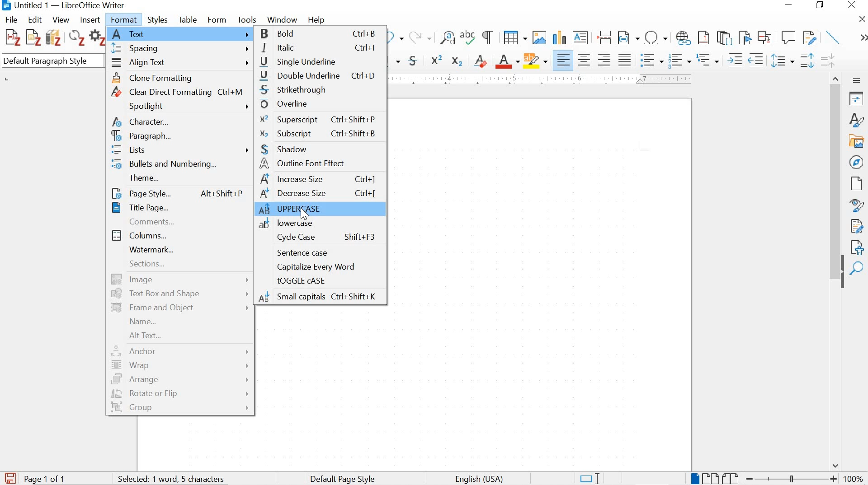 The height and width of the screenshot is (485, 868). I want to click on title page, so click(176, 208).